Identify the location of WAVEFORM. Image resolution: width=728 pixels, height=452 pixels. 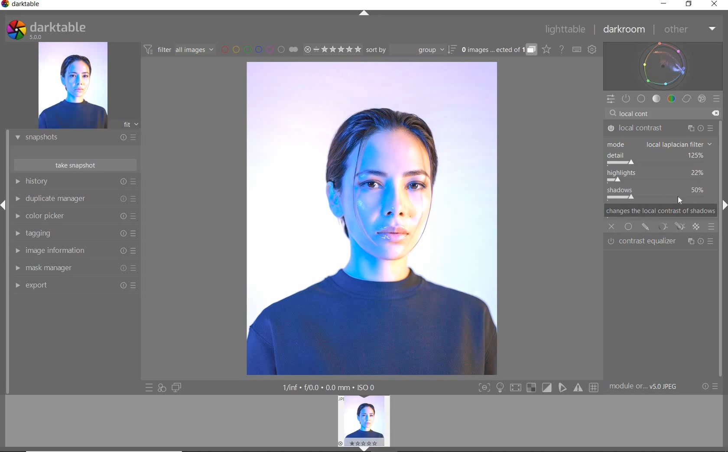
(663, 65).